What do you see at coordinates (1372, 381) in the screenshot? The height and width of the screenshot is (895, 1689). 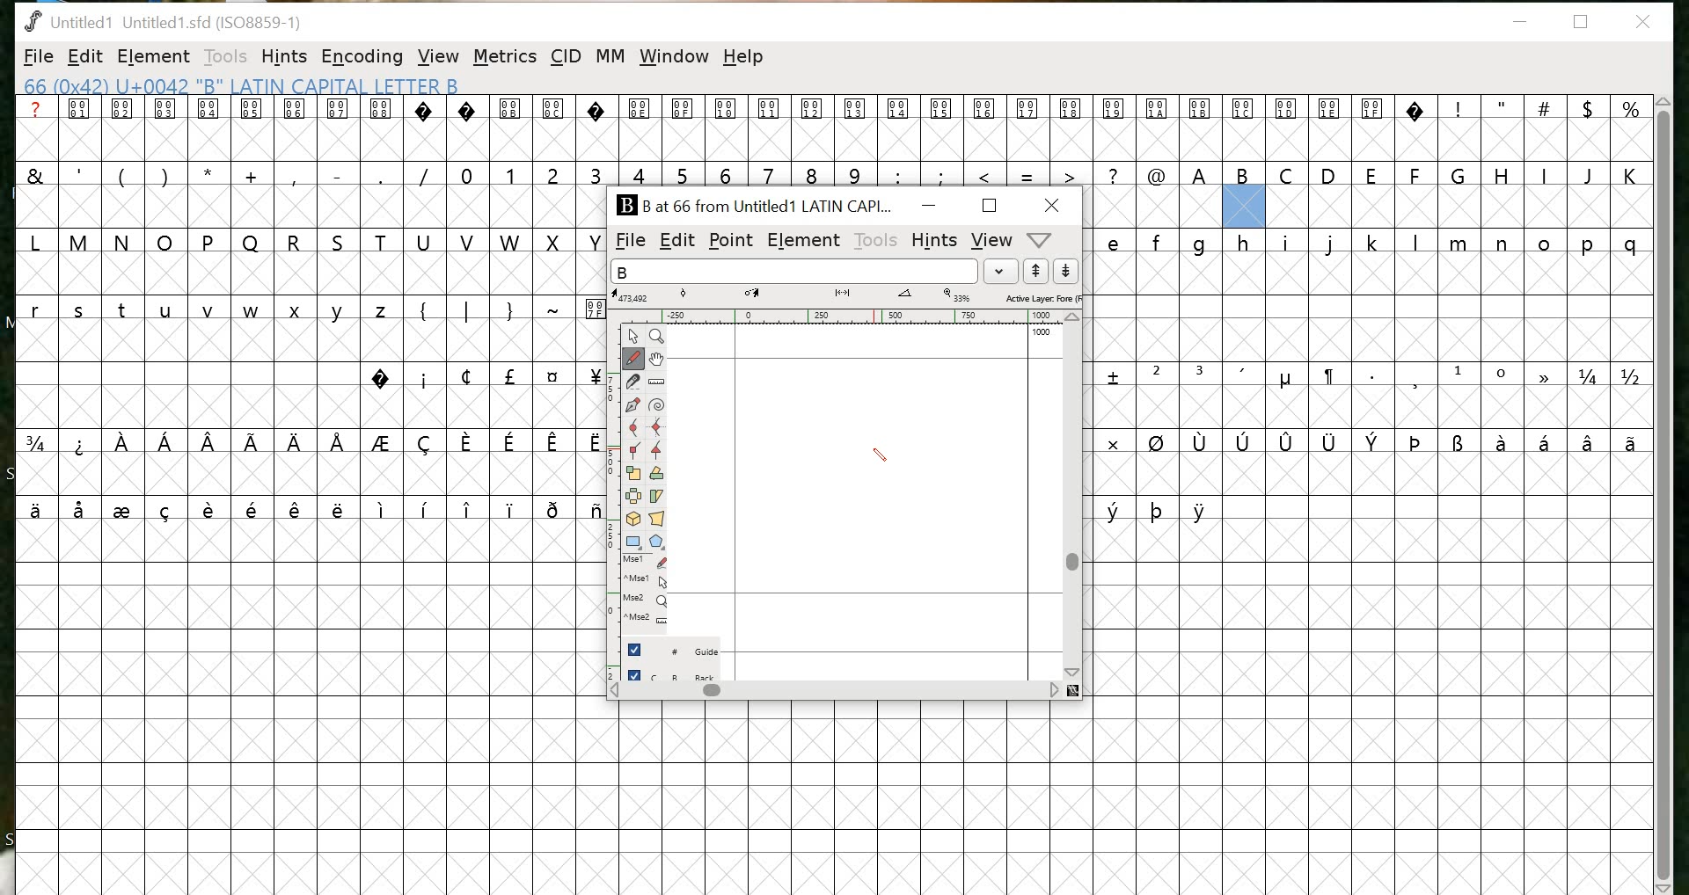 I see `glyphs` at bounding box center [1372, 381].